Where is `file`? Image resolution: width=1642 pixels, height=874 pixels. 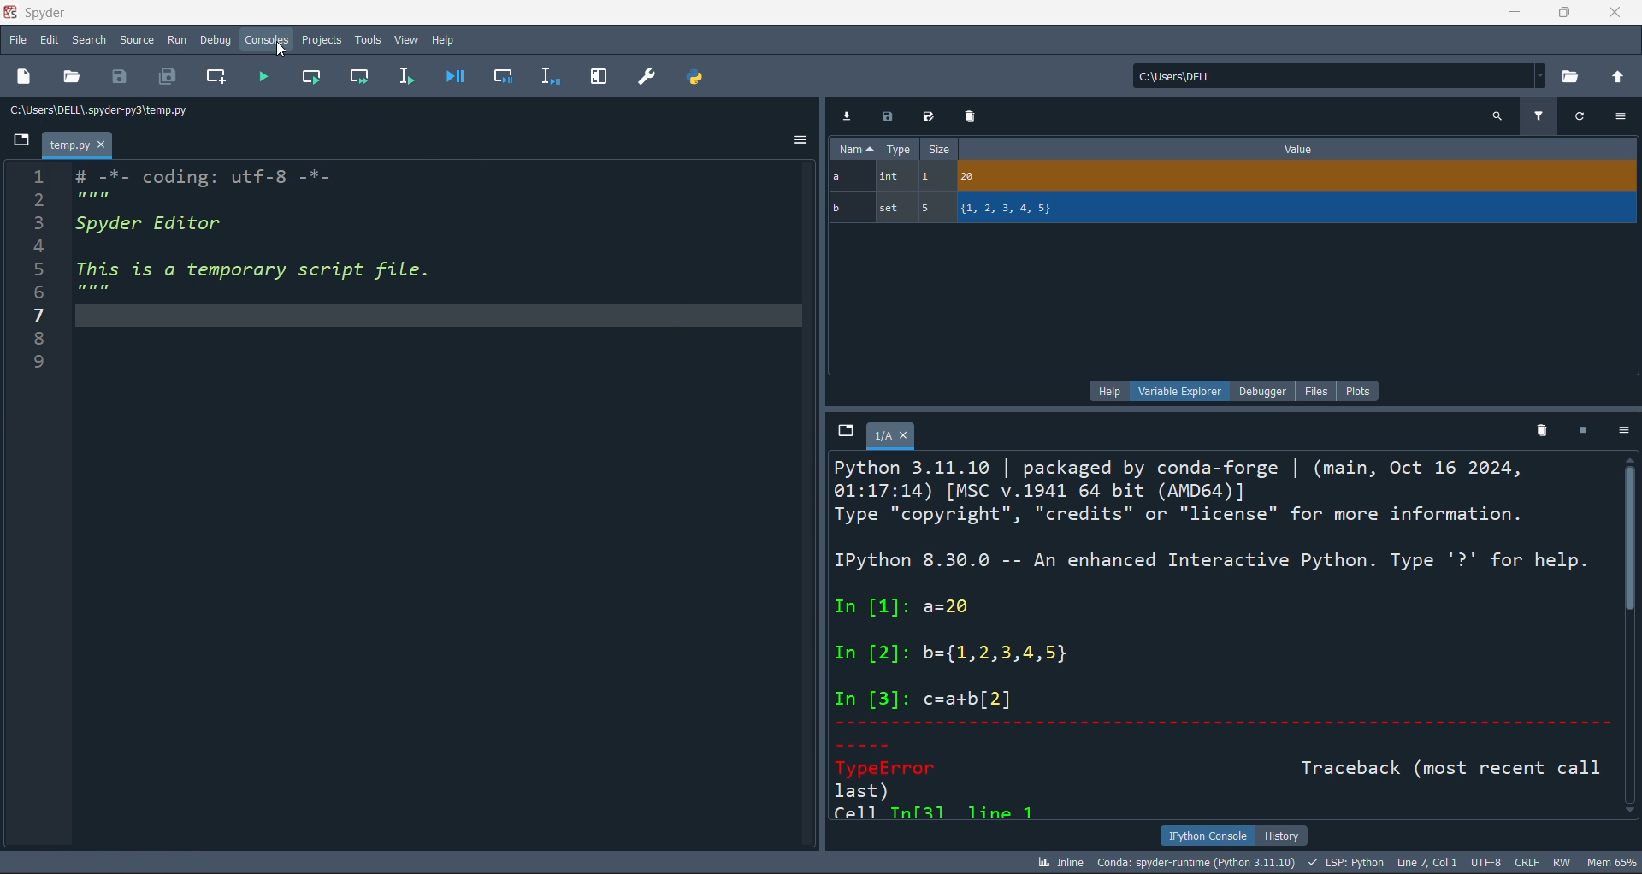 file is located at coordinates (17, 39).